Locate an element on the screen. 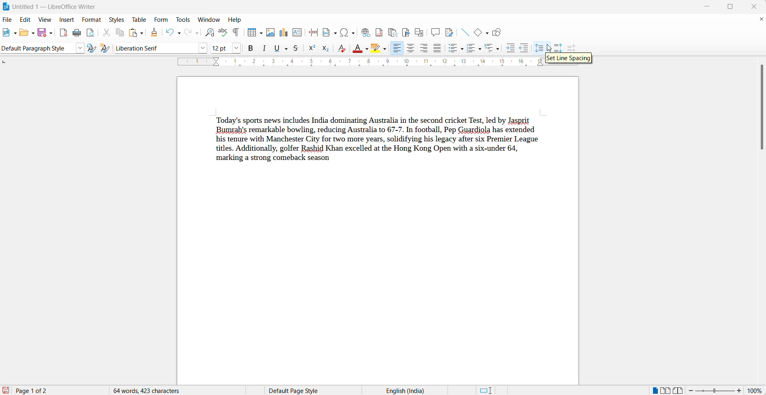 The width and height of the screenshot is (766, 395). scaling is located at coordinates (358, 62).